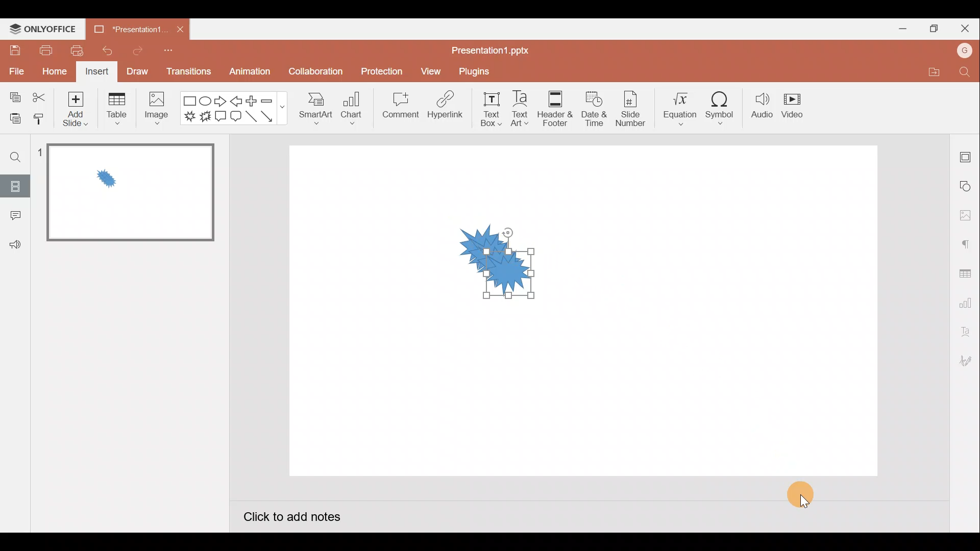 The image size is (980, 551). Describe the element at coordinates (805, 491) in the screenshot. I see `Cursor` at that location.